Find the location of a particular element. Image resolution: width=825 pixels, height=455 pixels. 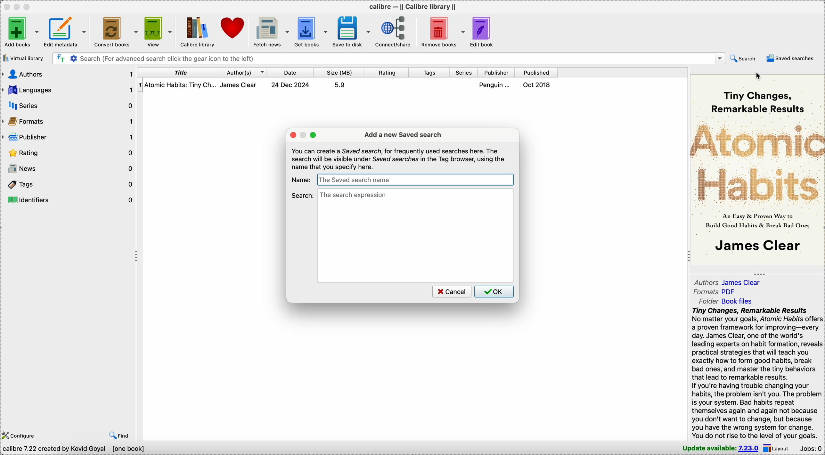

series is located at coordinates (71, 105).